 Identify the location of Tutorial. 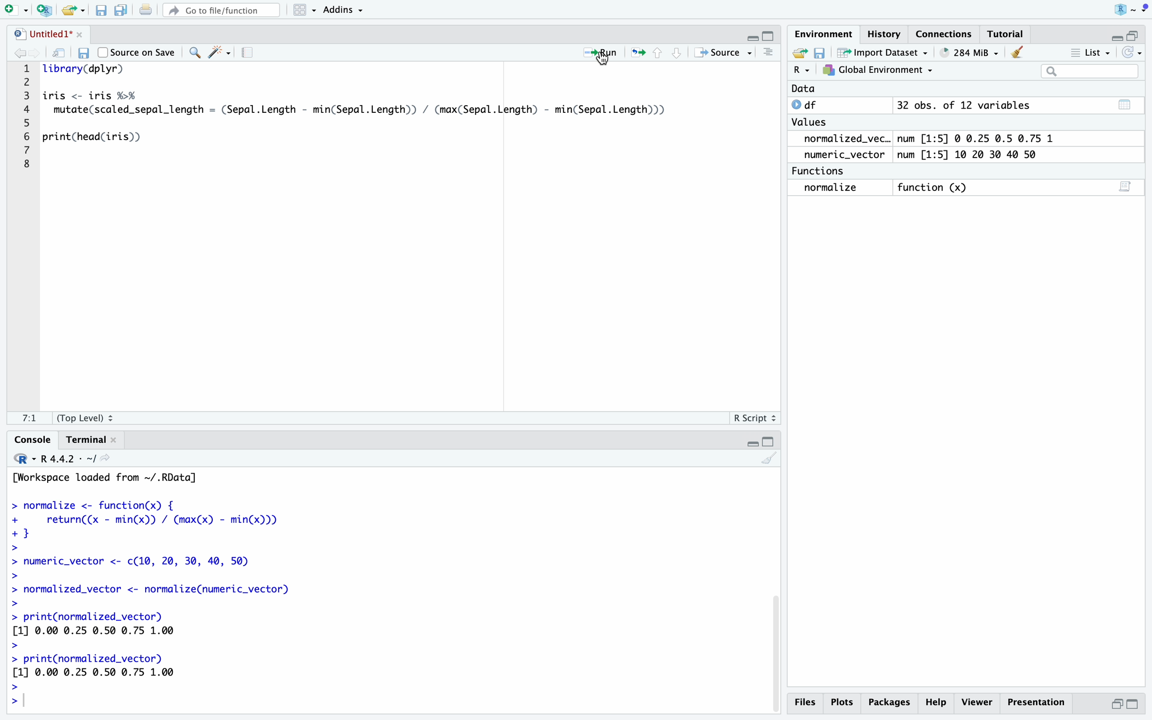
(1005, 35).